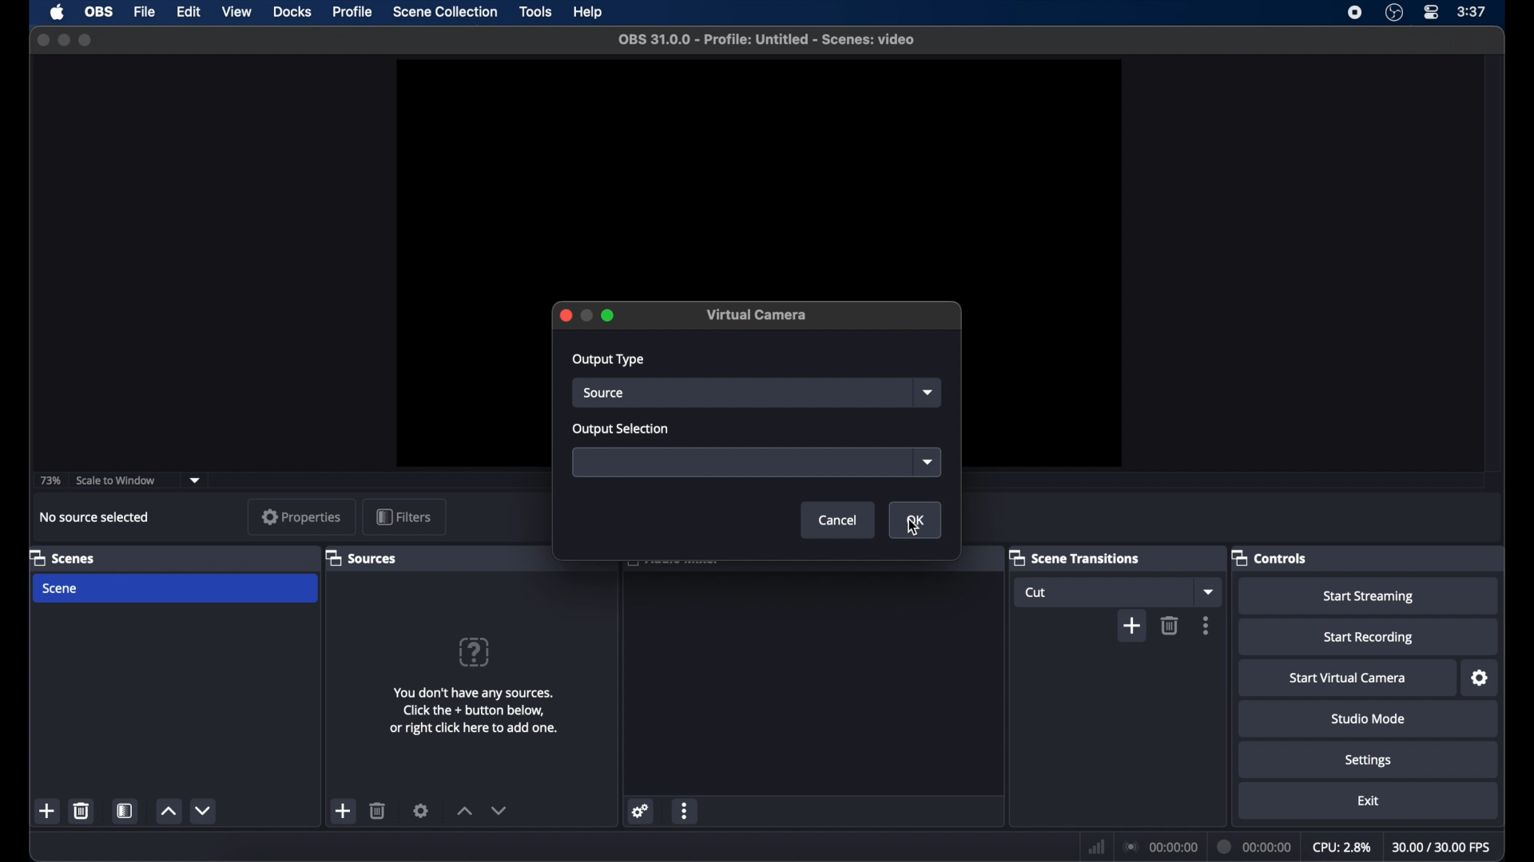 The image size is (1534, 862). I want to click on close, so click(42, 40).